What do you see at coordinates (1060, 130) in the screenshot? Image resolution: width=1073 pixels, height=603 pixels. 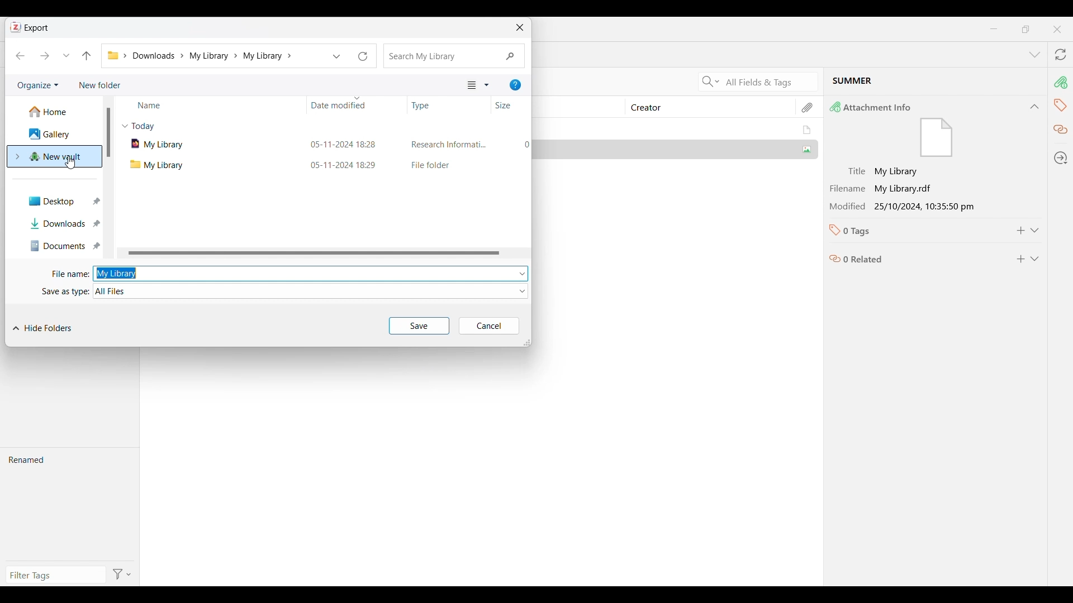 I see `Related` at bounding box center [1060, 130].